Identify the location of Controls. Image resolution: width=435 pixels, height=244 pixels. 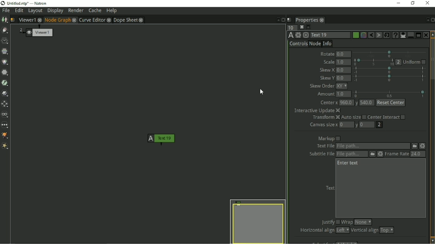
(298, 44).